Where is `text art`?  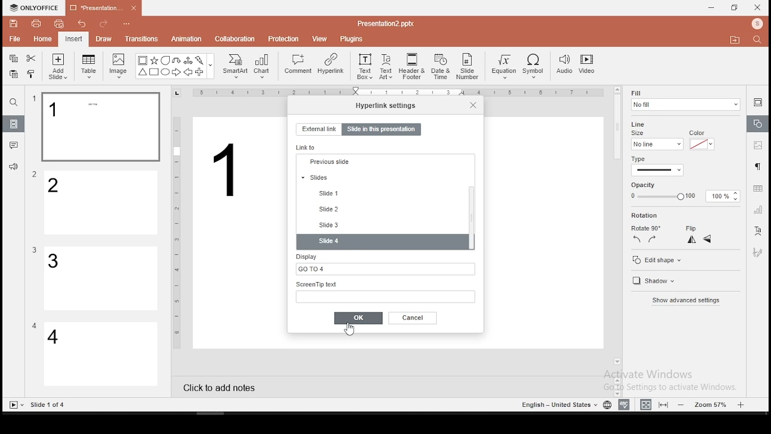
text art is located at coordinates (386, 66).